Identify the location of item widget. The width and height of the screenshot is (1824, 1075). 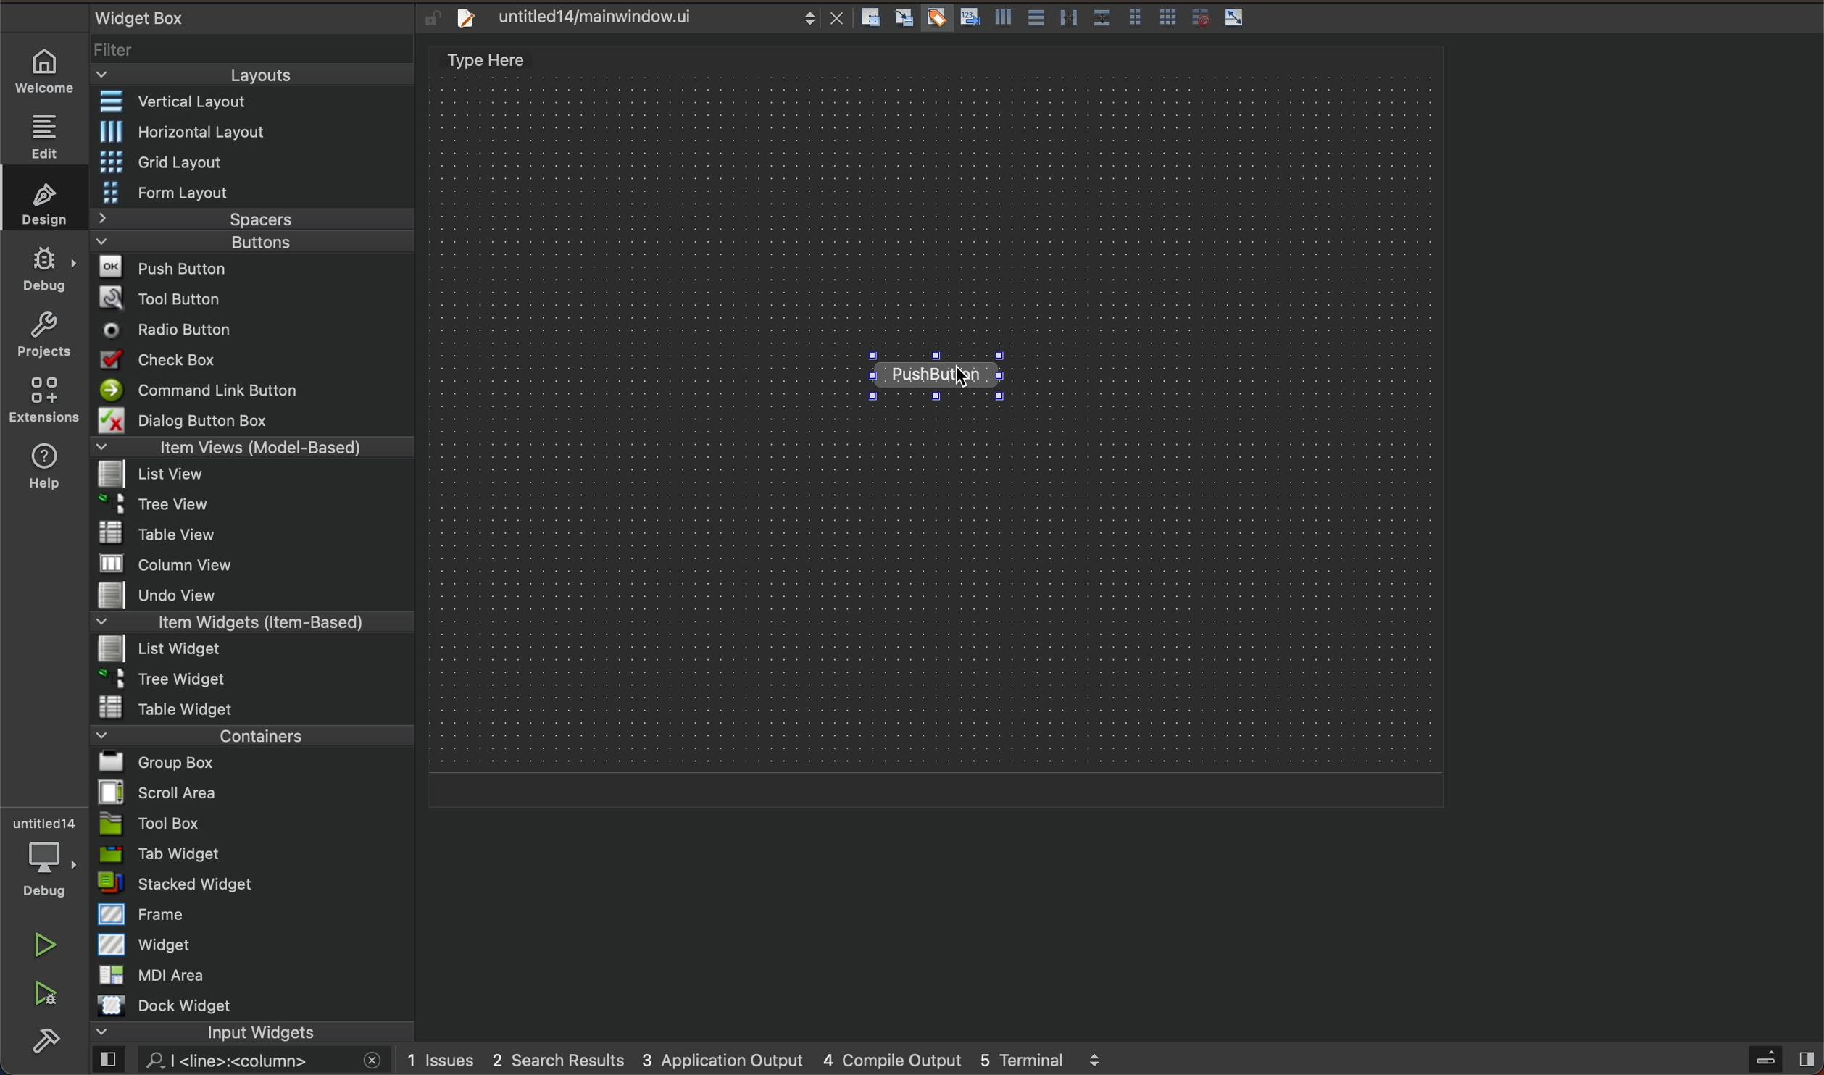
(256, 626).